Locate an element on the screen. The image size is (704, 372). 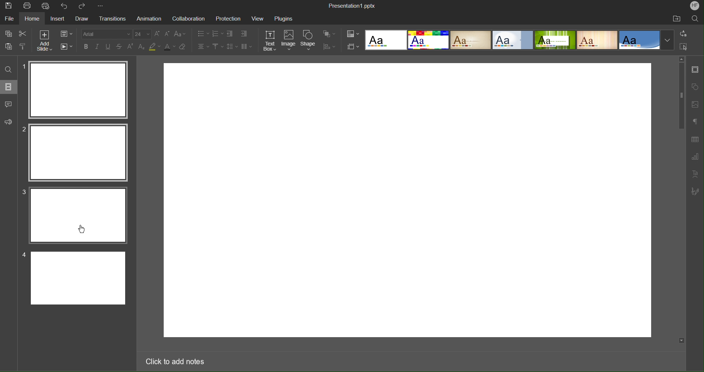
Image Settings is located at coordinates (696, 104).